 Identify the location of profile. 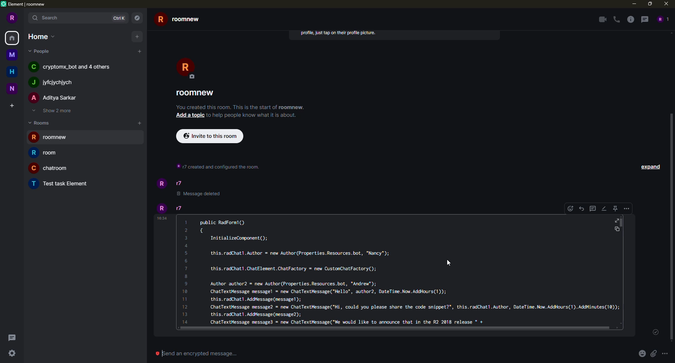
(189, 68).